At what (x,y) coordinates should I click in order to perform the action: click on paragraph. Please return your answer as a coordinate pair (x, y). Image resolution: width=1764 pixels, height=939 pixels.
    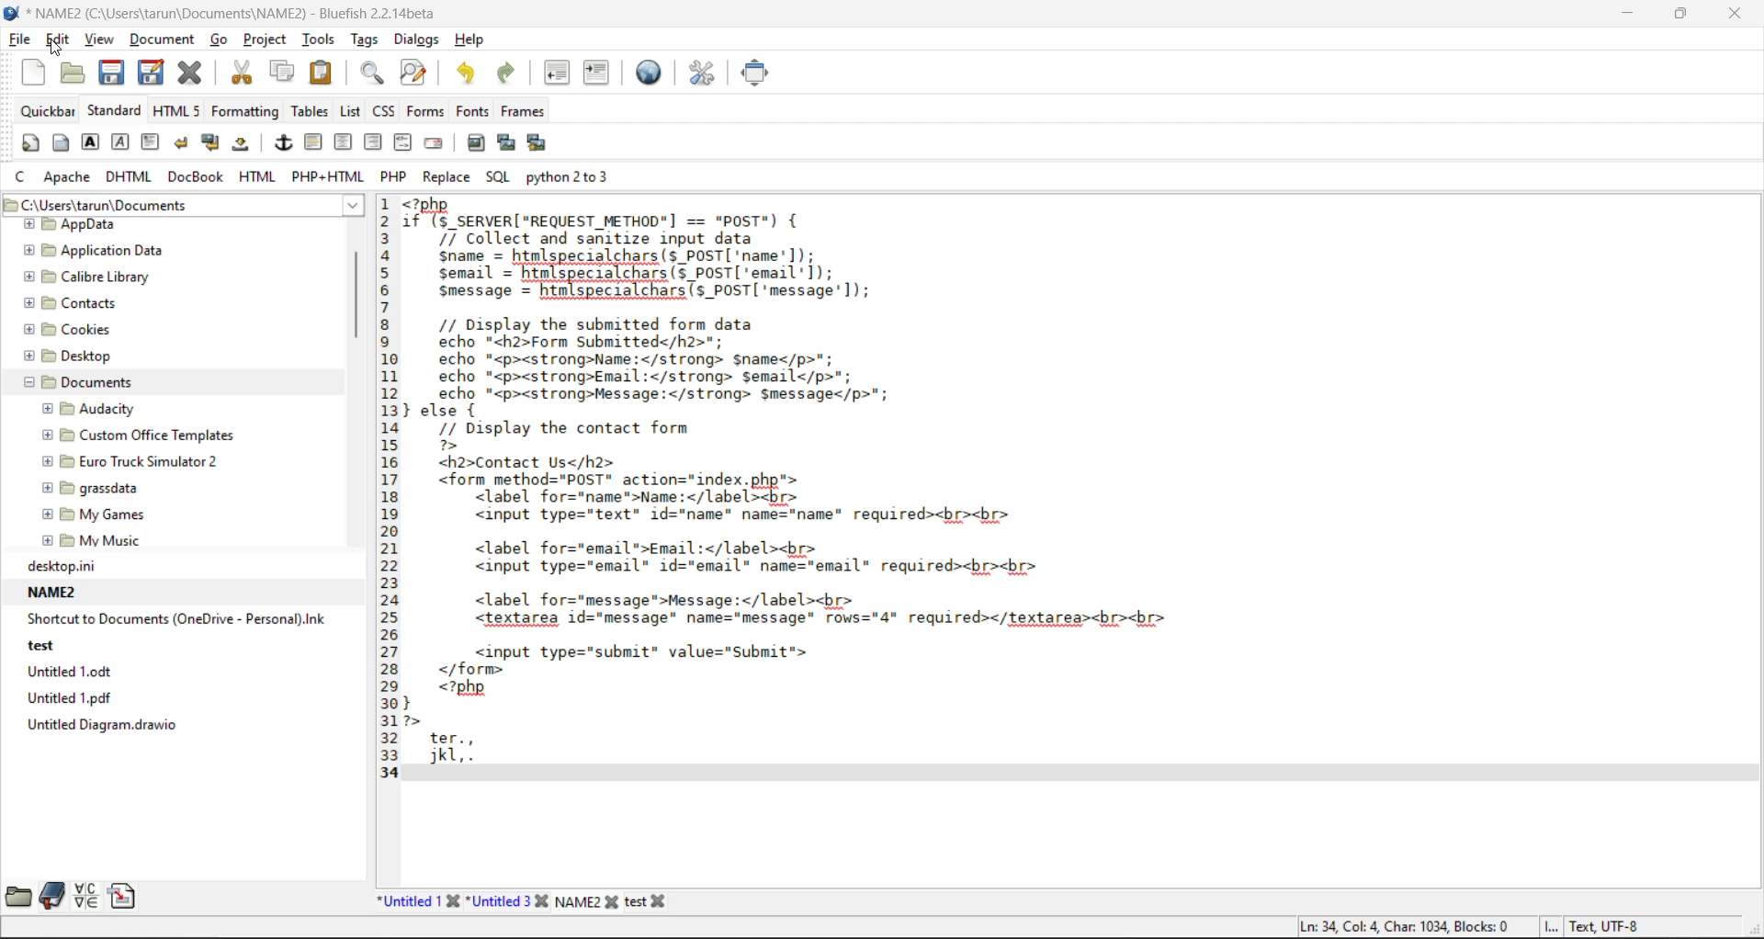
    Looking at the image, I should click on (153, 141).